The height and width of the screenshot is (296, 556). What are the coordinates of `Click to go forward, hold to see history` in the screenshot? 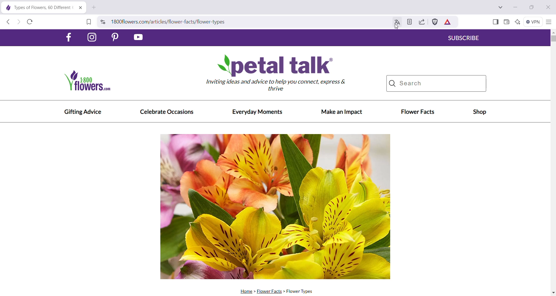 It's located at (20, 22).